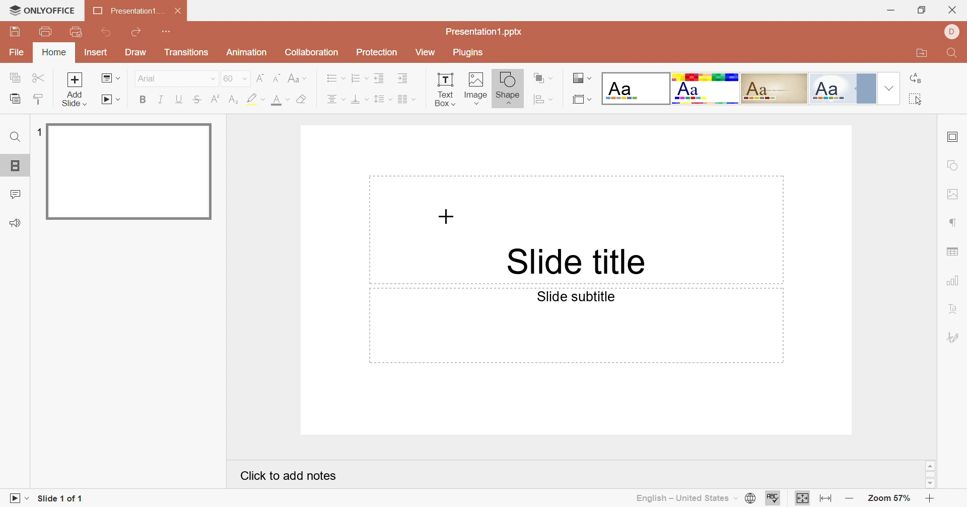 This screenshot has width=967, height=507. Describe the element at coordinates (922, 51) in the screenshot. I see `Open file location` at that location.